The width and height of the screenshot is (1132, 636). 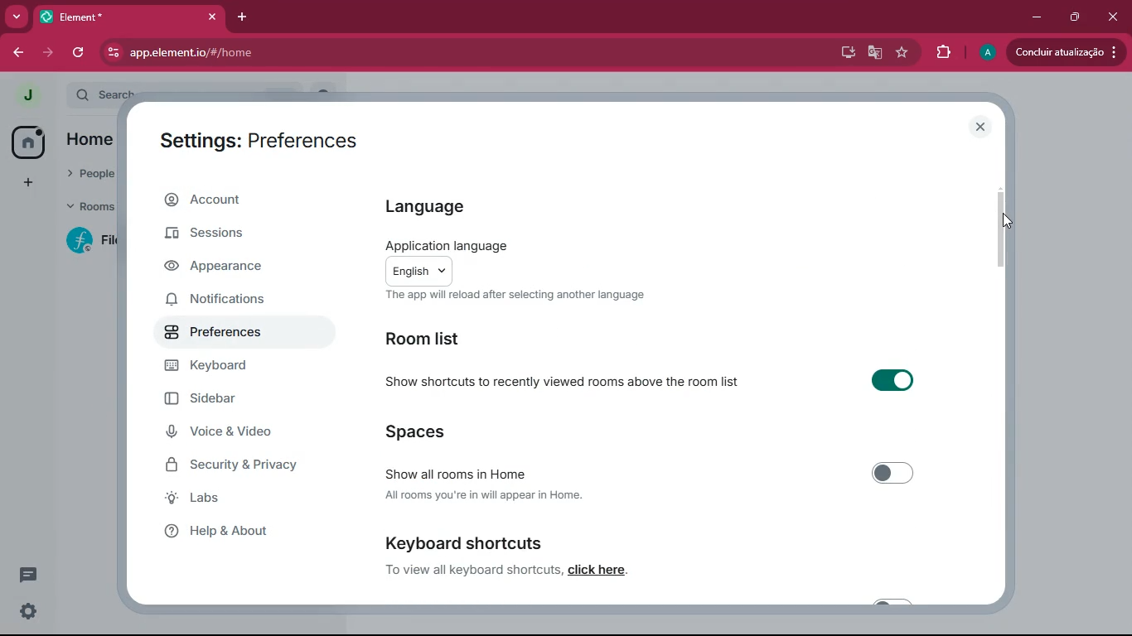 What do you see at coordinates (28, 575) in the screenshot?
I see `threads` at bounding box center [28, 575].